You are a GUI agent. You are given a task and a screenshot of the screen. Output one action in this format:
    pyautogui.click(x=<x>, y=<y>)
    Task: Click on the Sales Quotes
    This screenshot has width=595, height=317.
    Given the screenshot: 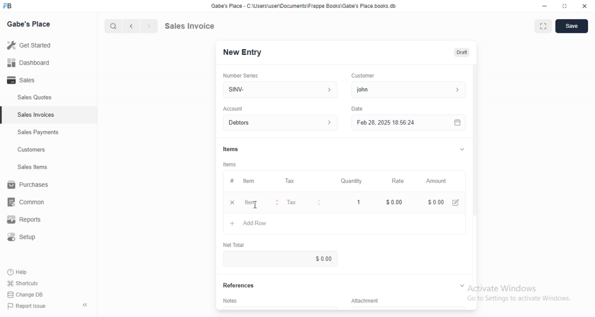 What is the action you would take?
    pyautogui.click(x=30, y=98)
    